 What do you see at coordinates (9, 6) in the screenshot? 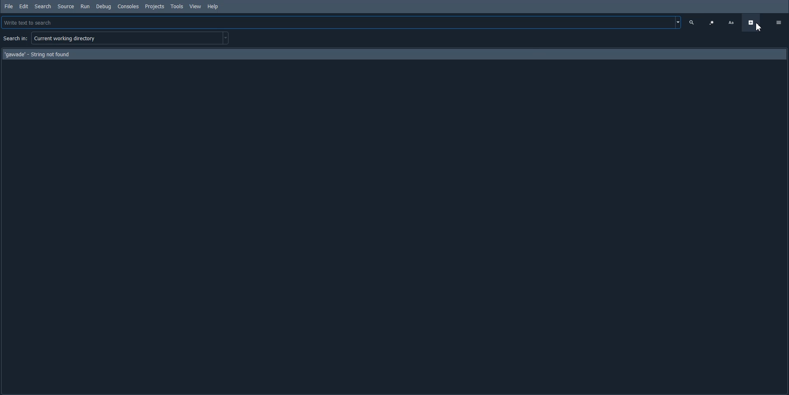
I see `File` at bounding box center [9, 6].